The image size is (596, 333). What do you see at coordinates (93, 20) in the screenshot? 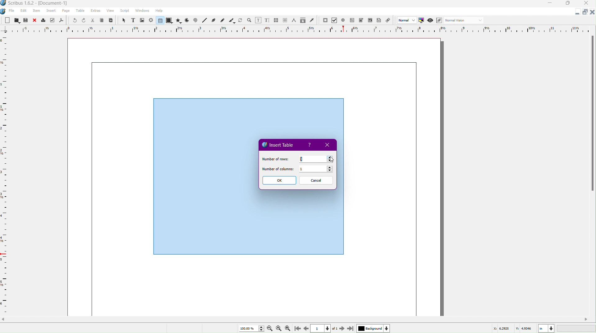
I see `Cut` at bounding box center [93, 20].